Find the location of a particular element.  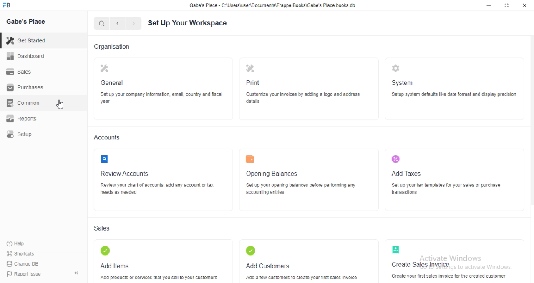

Print is located at coordinates (256, 84).